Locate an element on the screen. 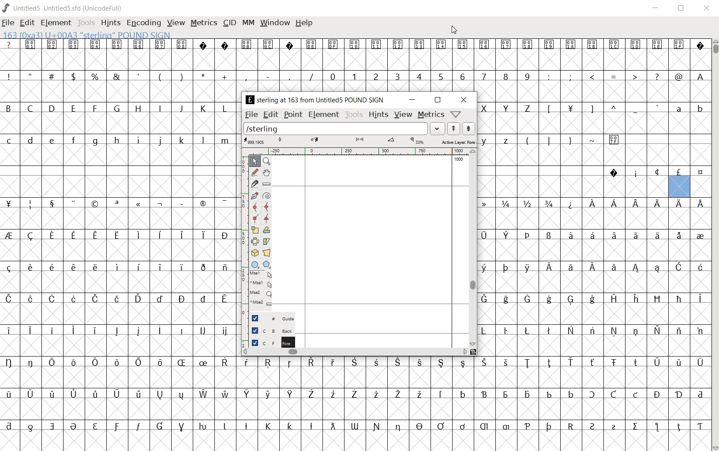 The width and height of the screenshot is (719, 451). Symbol is located at coordinates (614, 363).